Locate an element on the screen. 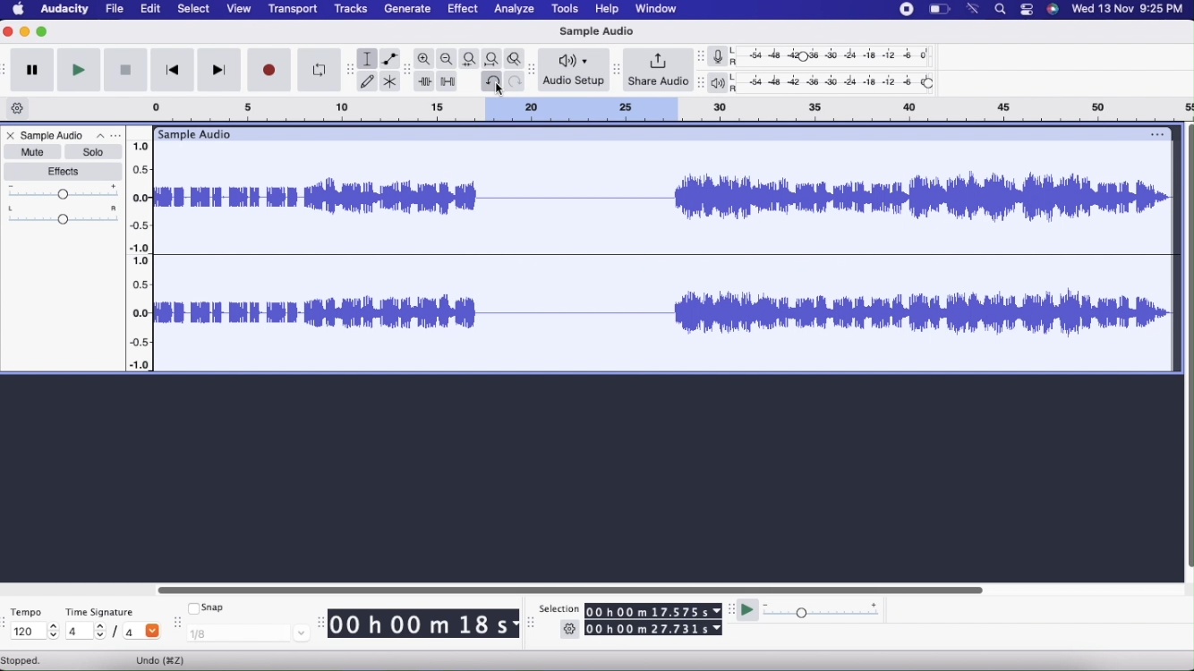 Image resolution: width=1194 pixels, height=671 pixels. Solo is located at coordinates (95, 152).